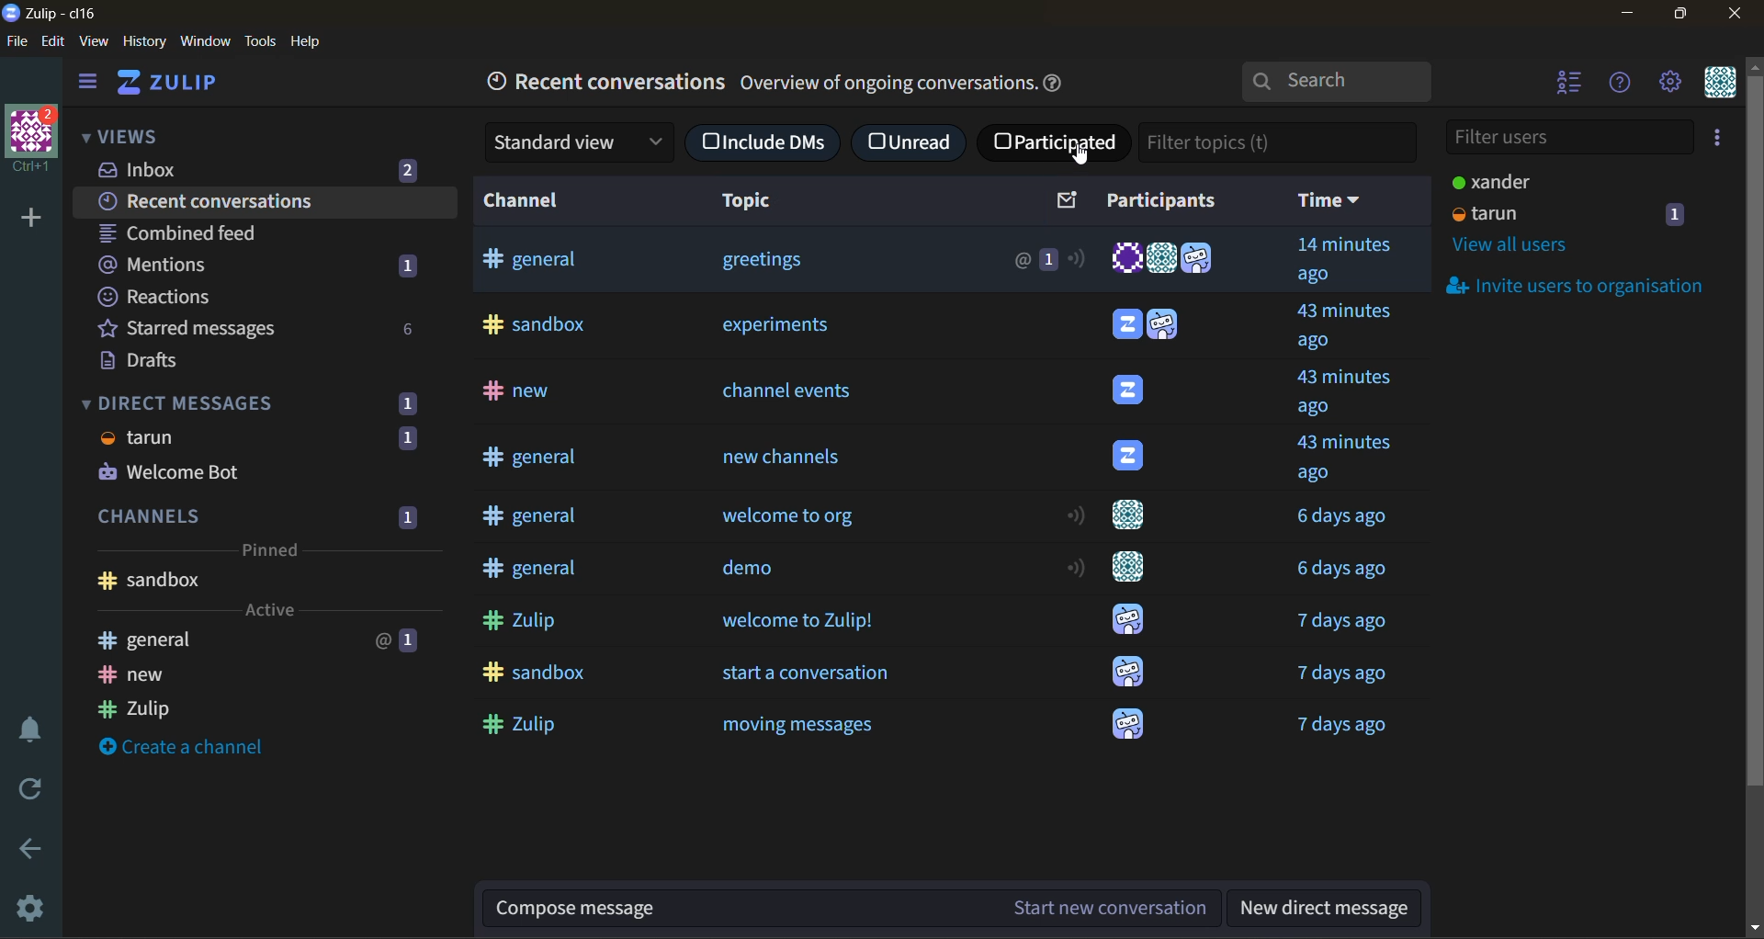  Describe the element at coordinates (205, 41) in the screenshot. I see `window` at that location.